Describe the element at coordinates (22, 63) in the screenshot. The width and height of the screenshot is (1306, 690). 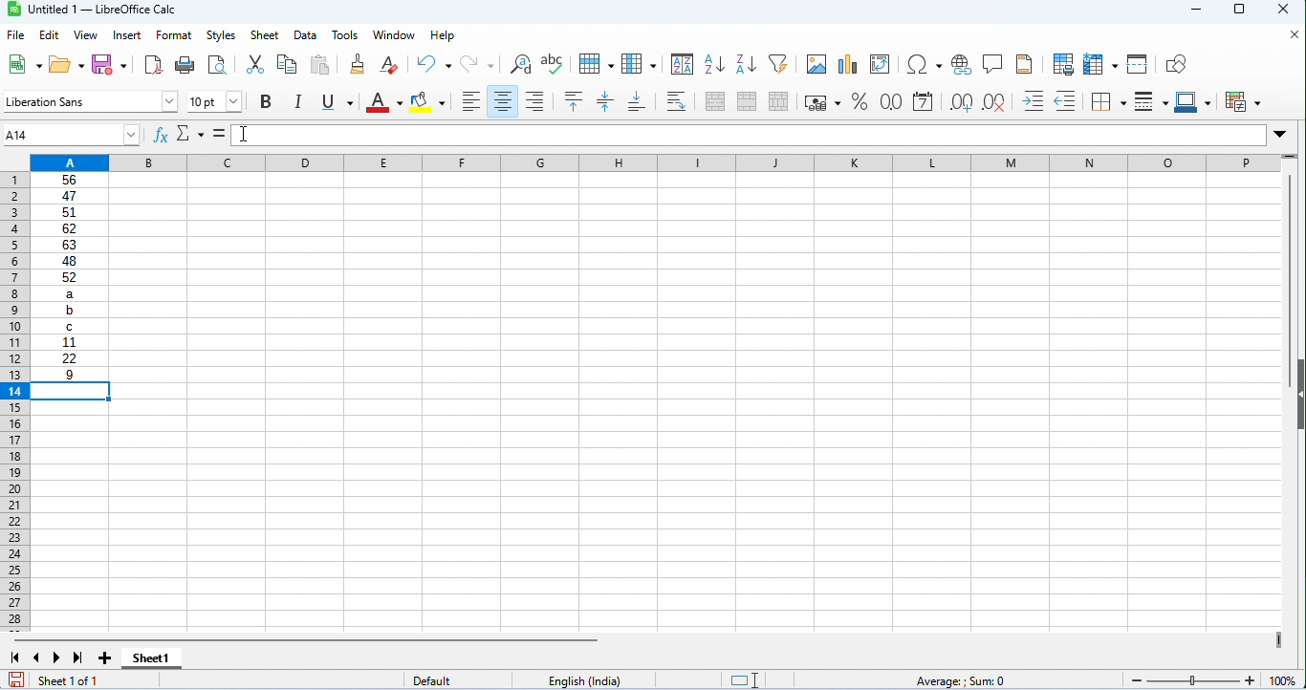
I see `new` at that location.